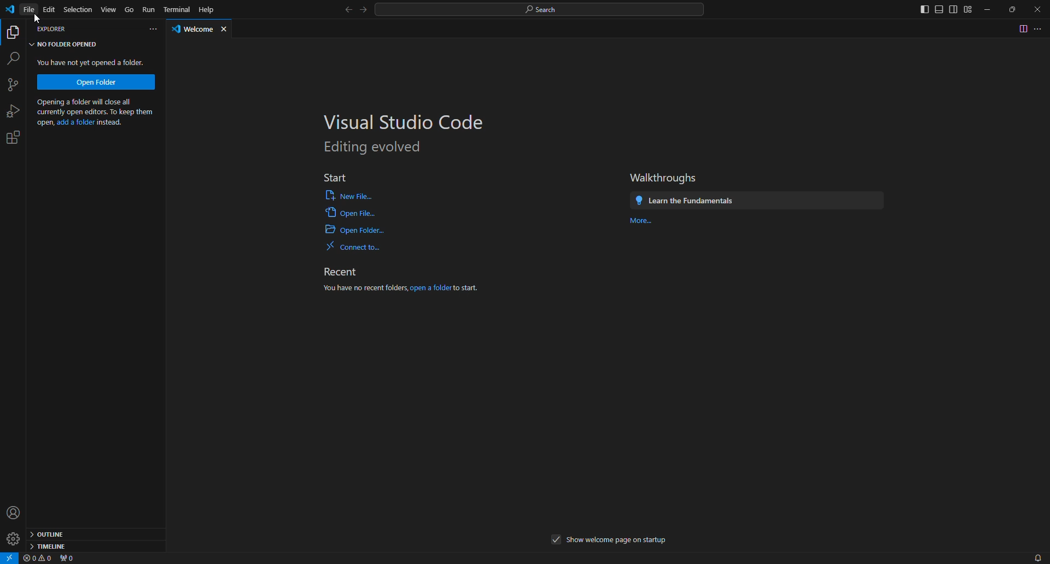 Image resolution: width=1050 pixels, height=564 pixels. Describe the element at coordinates (66, 44) in the screenshot. I see `no folder opened` at that location.